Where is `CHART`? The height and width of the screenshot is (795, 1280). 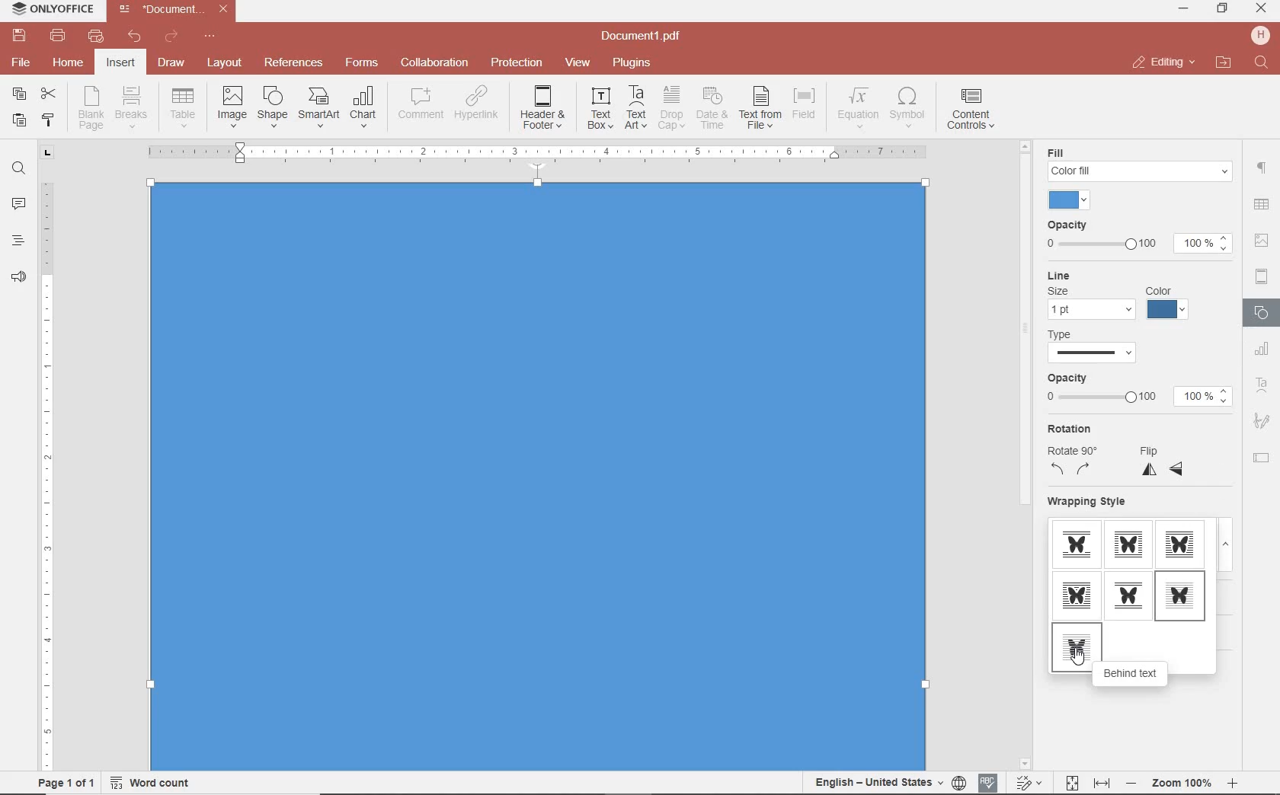
CHART is located at coordinates (1262, 350).